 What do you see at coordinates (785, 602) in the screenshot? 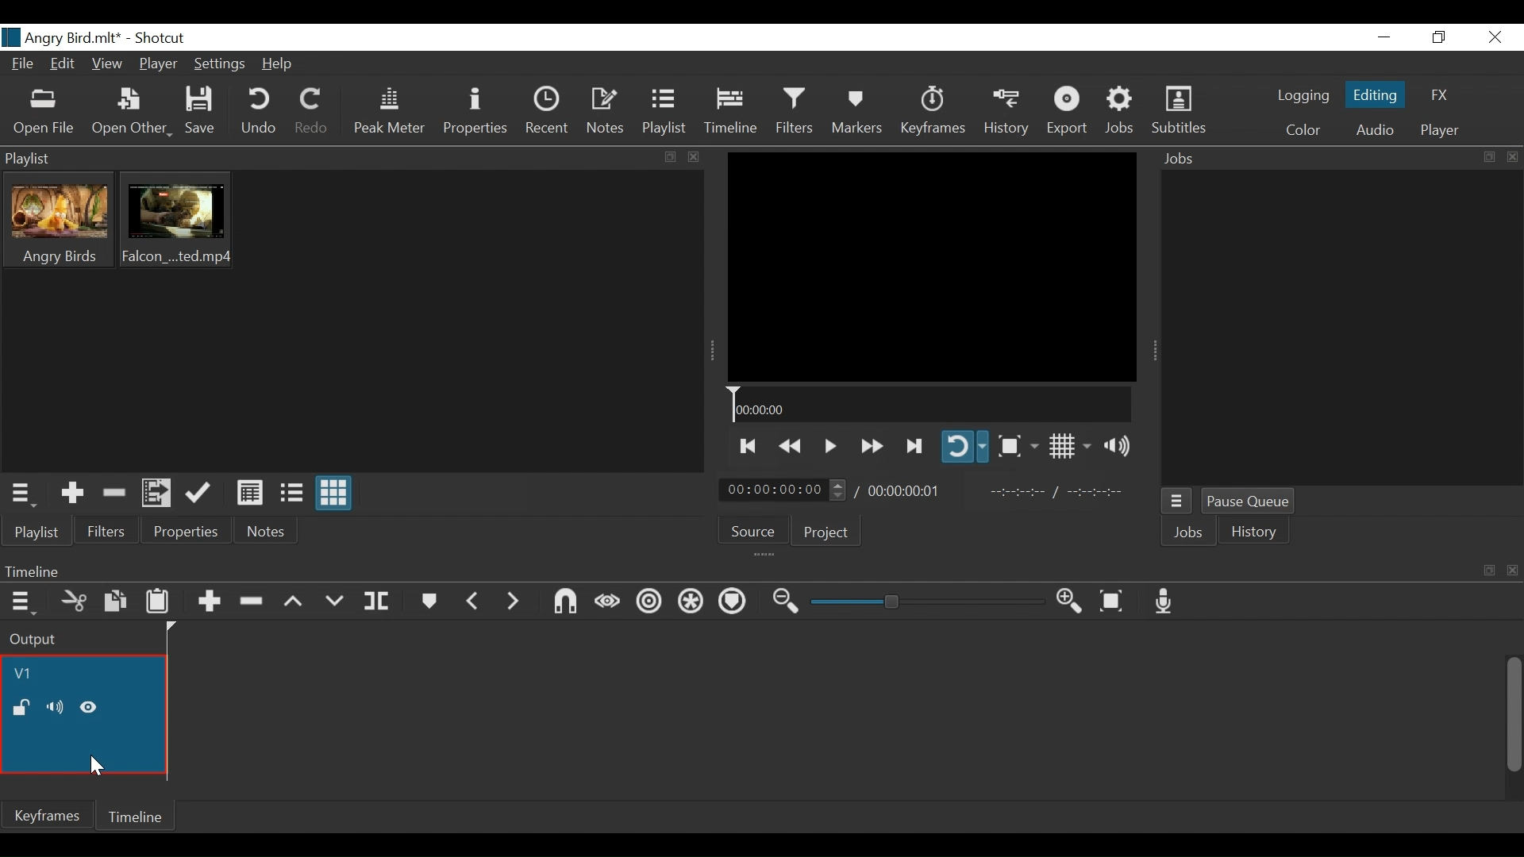
I see `Zoom timeline out` at bounding box center [785, 602].